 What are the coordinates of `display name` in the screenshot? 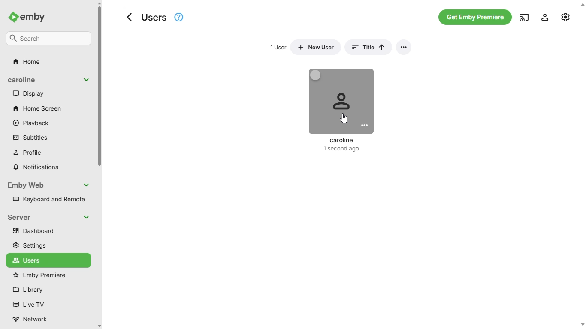 It's located at (49, 80).